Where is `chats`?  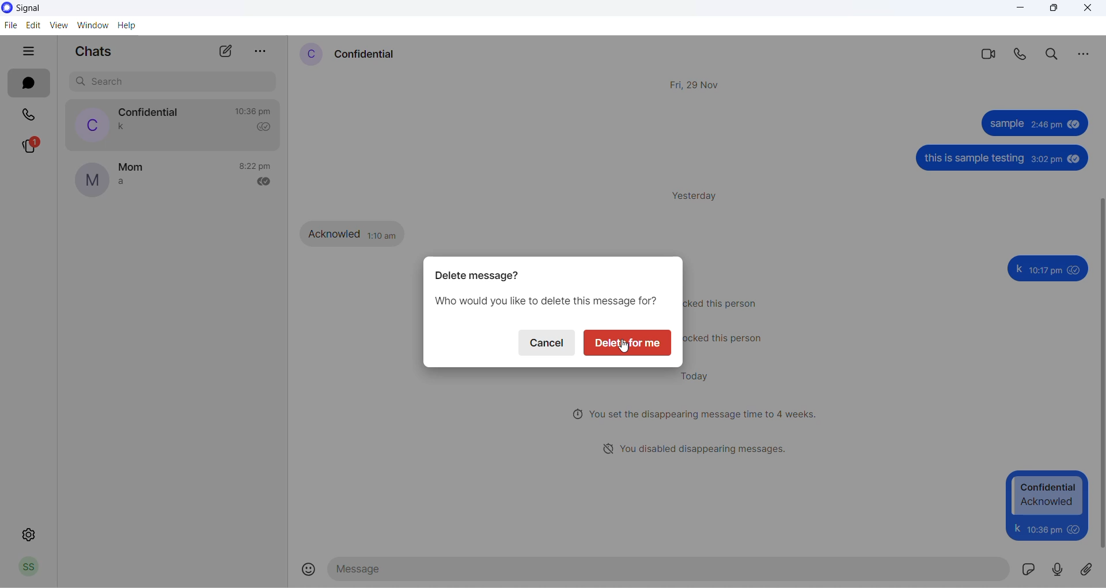 chats is located at coordinates (28, 83).